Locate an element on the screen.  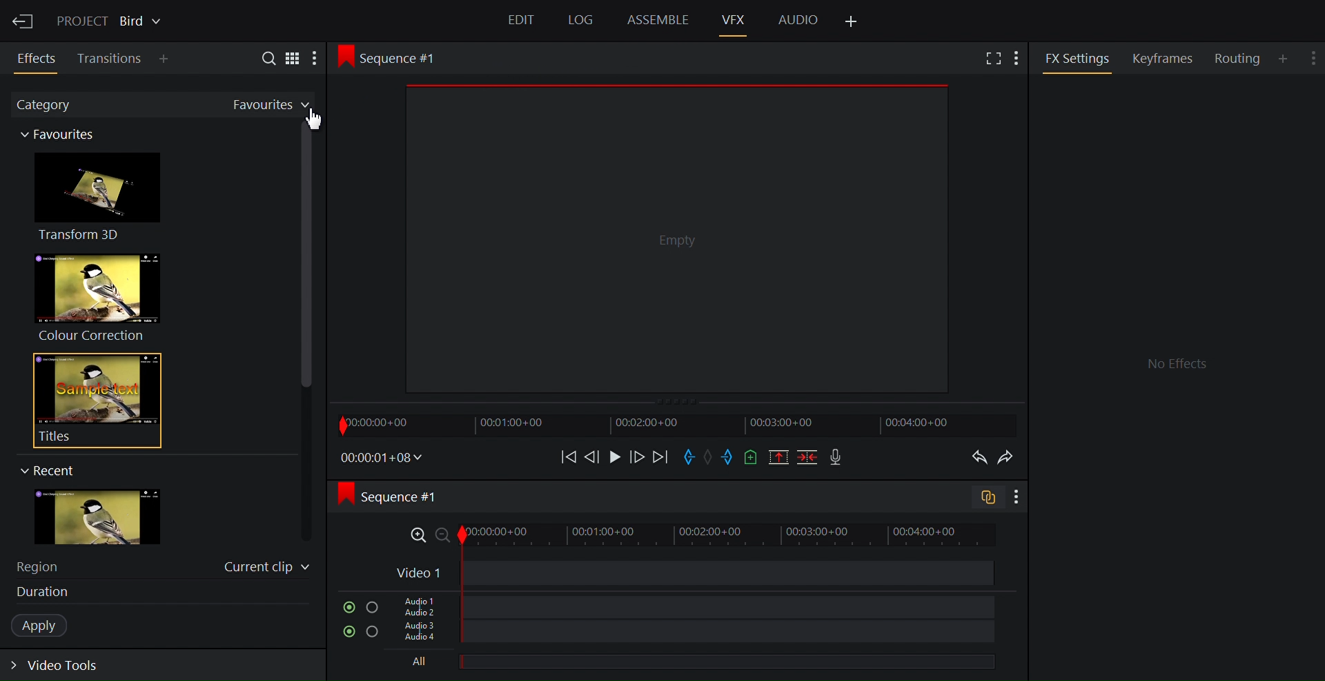
Add Panel is located at coordinates (852, 22).